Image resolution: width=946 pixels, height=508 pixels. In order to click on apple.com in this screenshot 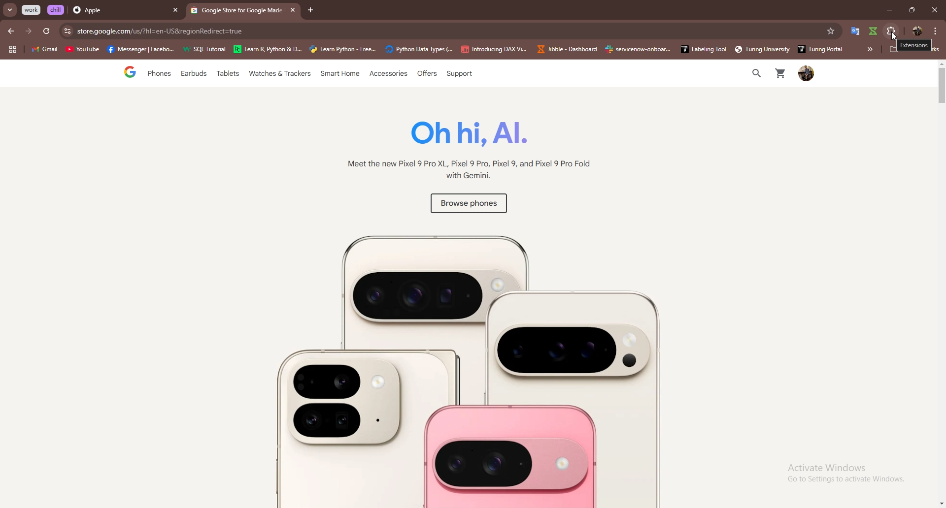, I will do `click(446, 31)`.